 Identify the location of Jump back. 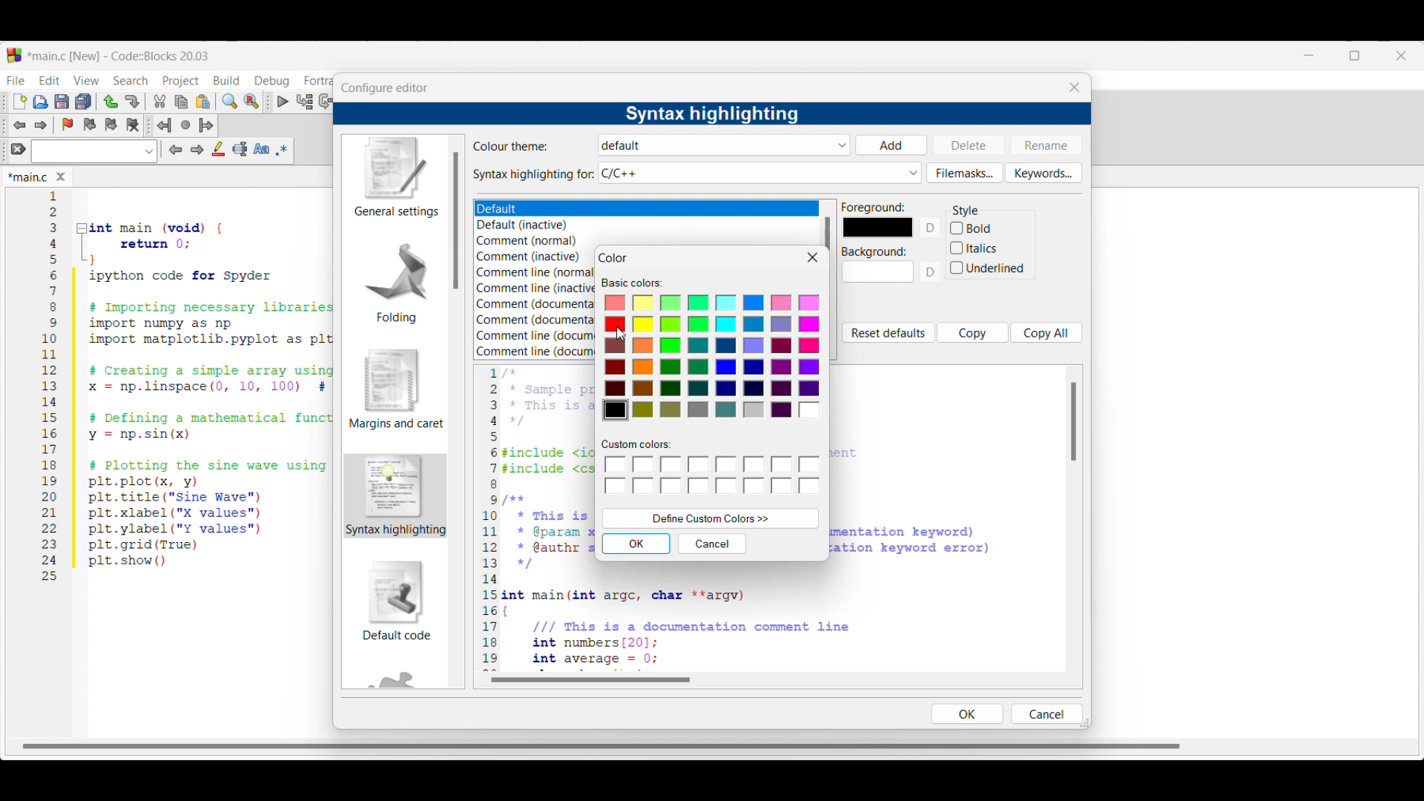
(164, 125).